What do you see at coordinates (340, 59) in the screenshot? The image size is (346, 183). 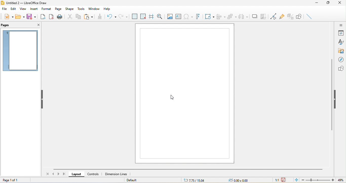 I see `navigator` at bounding box center [340, 59].